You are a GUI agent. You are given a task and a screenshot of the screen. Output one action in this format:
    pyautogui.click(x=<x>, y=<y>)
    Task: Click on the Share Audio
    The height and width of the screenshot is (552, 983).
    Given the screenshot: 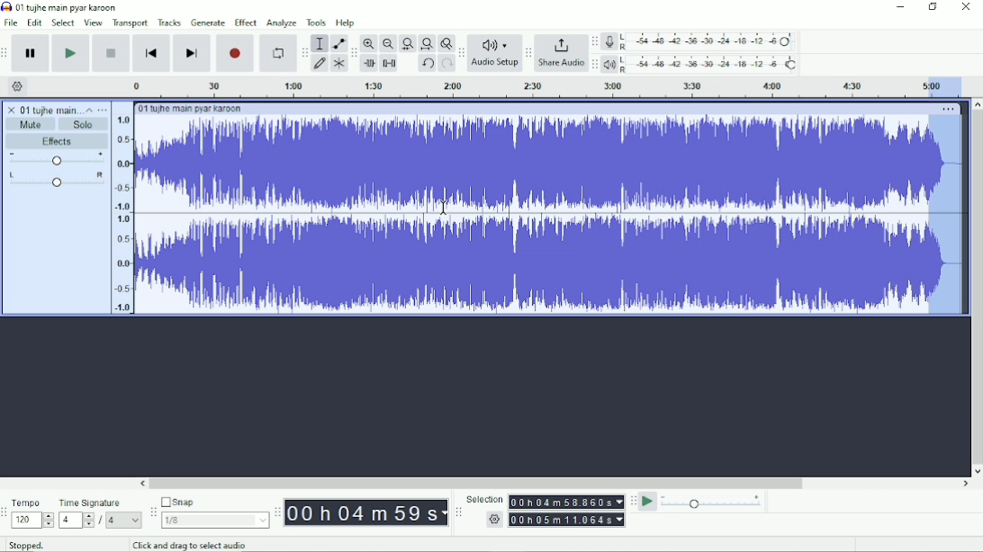 What is the action you would take?
    pyautogui.click(x=562, y=52)
    